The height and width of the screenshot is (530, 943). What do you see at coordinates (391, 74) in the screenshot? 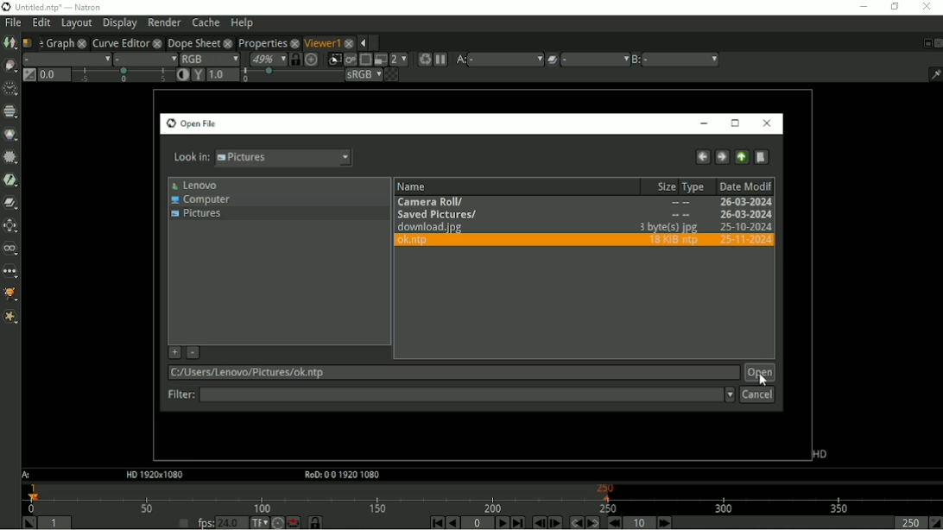
I see `Checkerboard` at bounding box center [391, 74].